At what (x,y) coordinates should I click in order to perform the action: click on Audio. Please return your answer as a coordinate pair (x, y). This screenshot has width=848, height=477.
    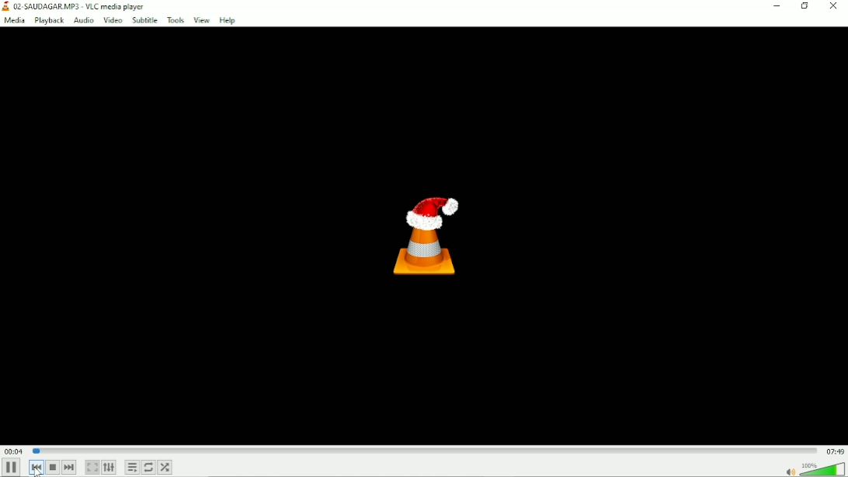
    Looking at the image, I should click on (82, 20).